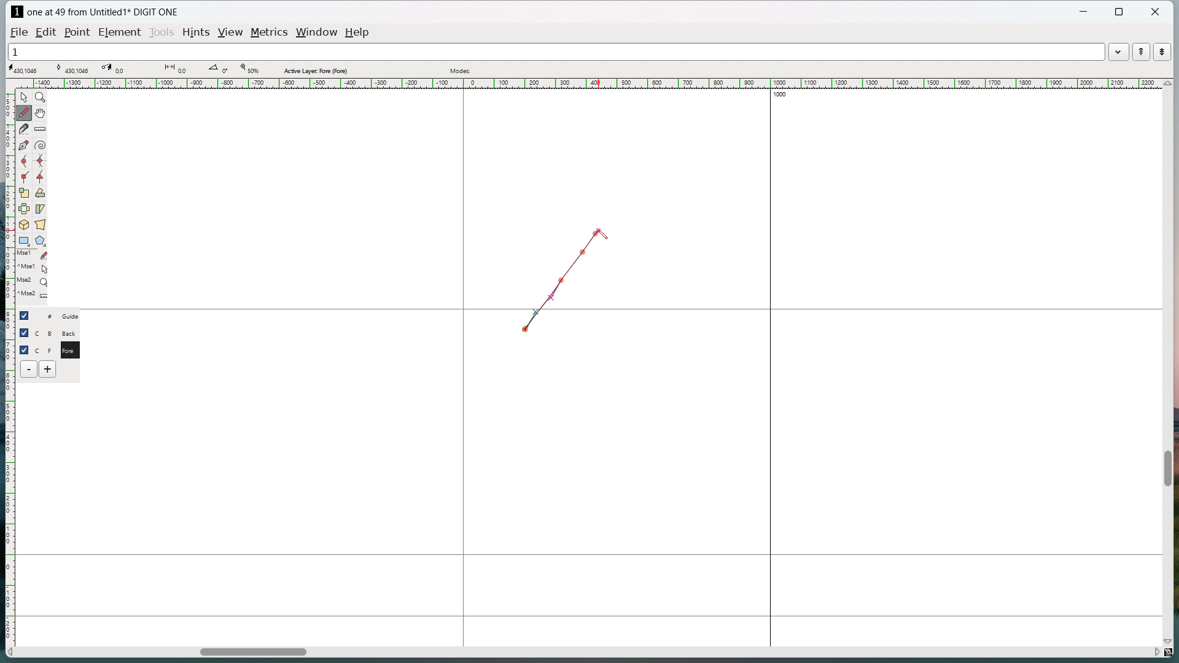 This screenshot has height=663, width=1179. I want to click on angle between lines, so click(217, 68).